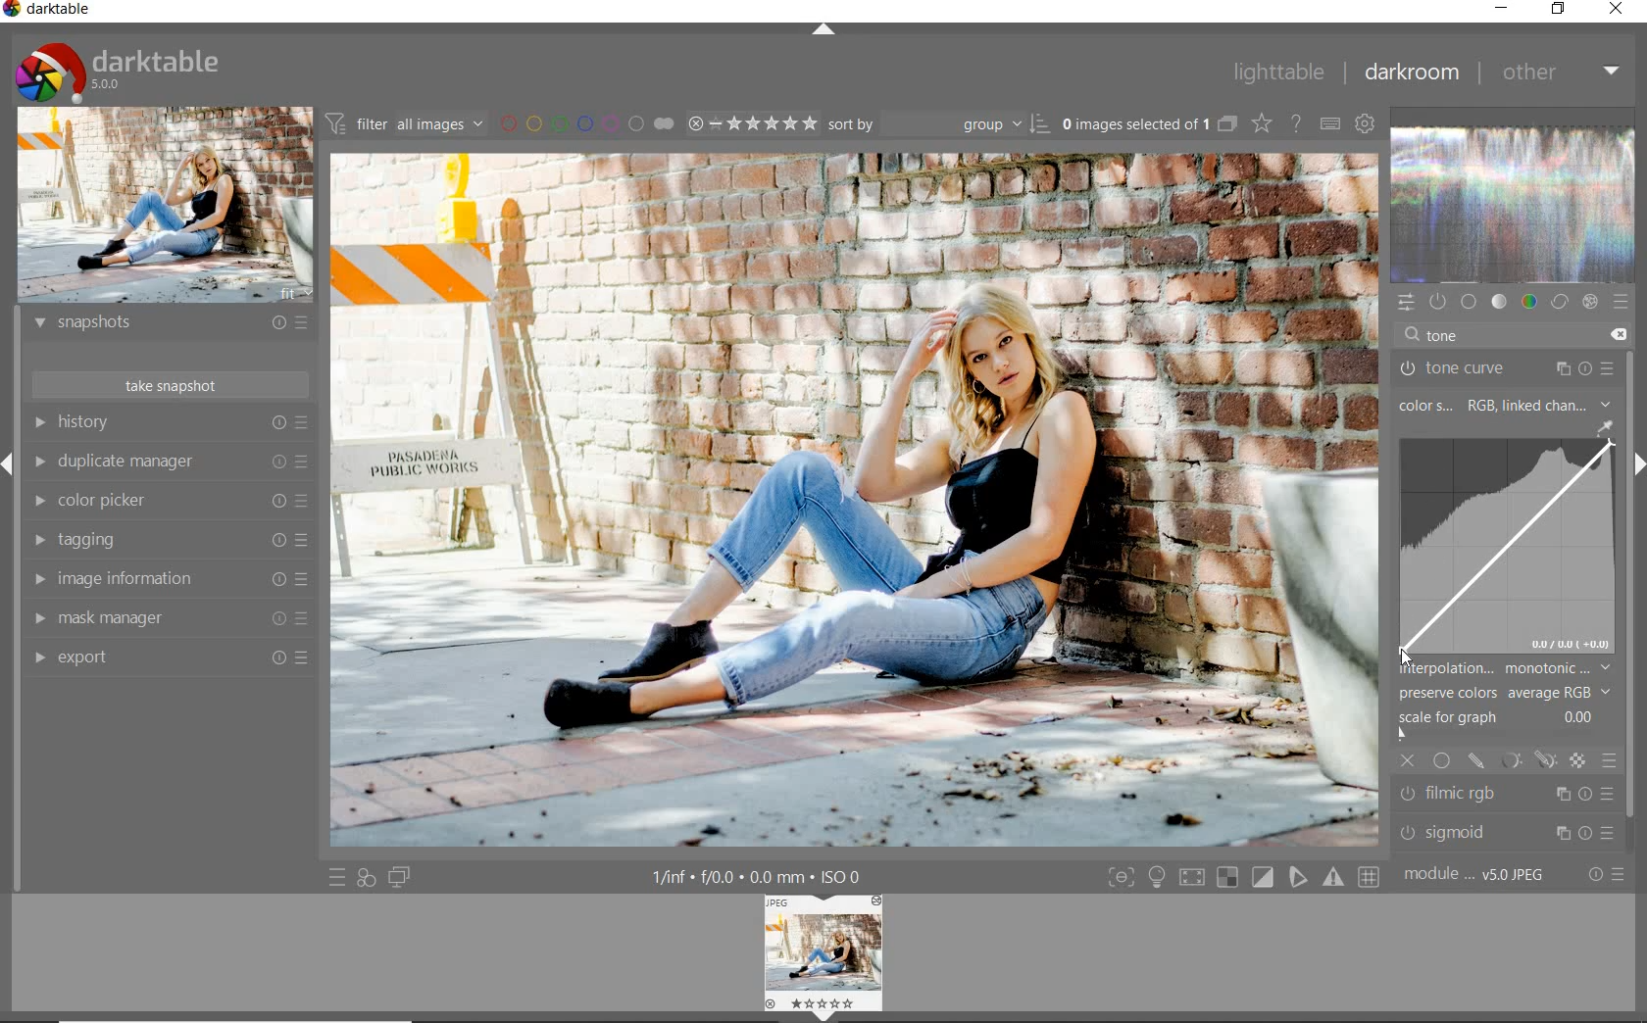  Describe the element at coordinates (1611, 763) in the screenshot. I see `blending options` at that location.